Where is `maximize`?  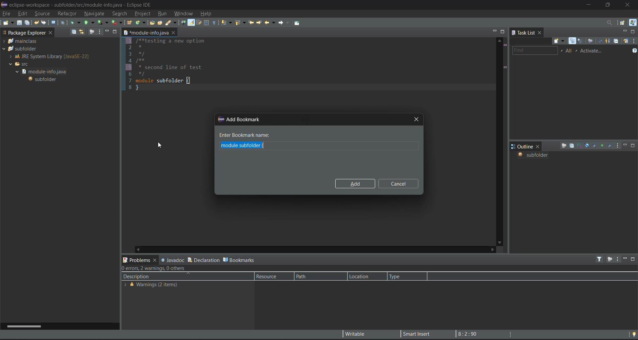 maximize is located at coordinates (610, 4).